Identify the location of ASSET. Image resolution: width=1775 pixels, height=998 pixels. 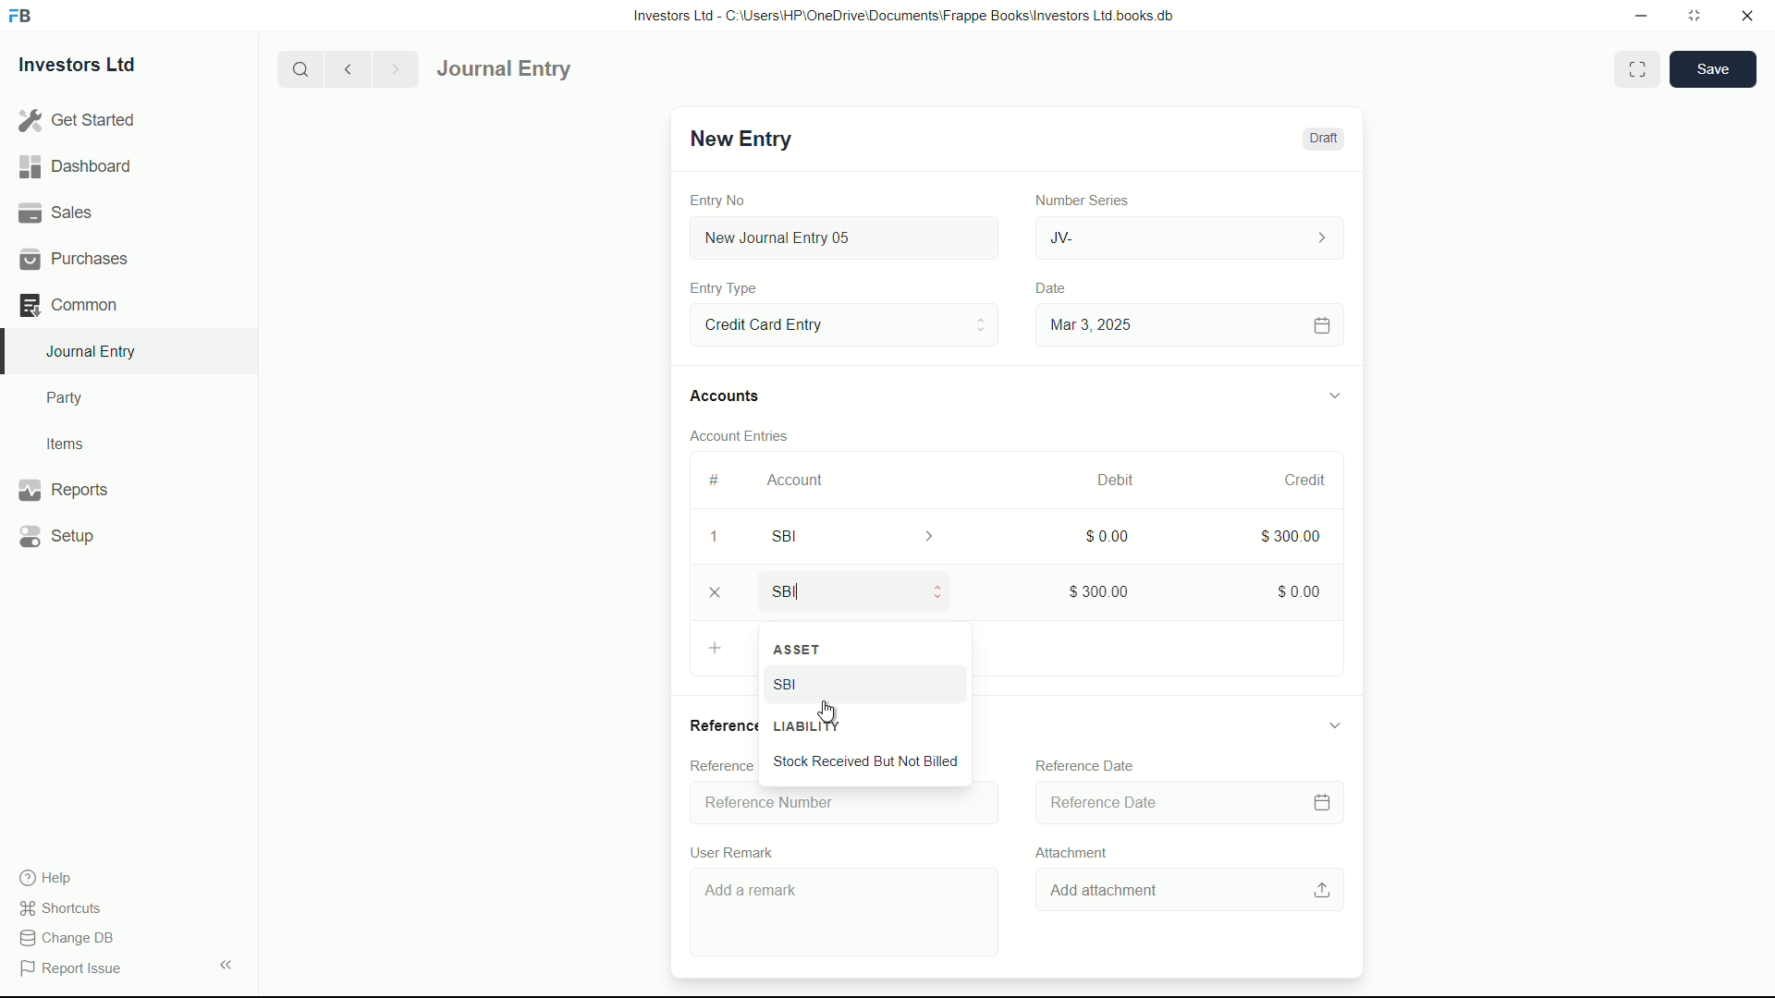
(851, 651).